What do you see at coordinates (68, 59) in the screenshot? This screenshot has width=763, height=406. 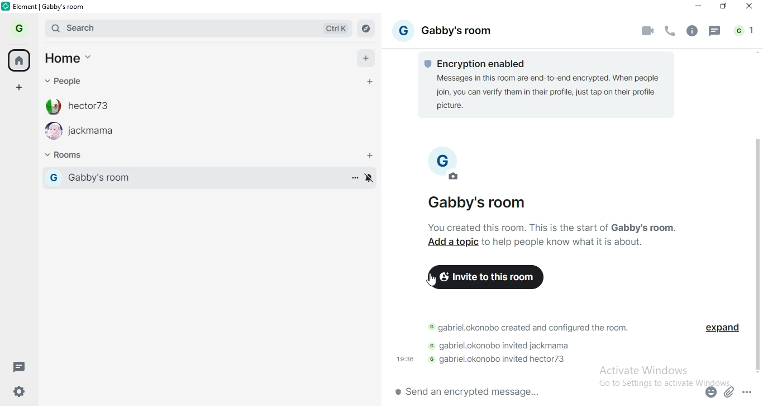 I see `home` at bounding box center [68, 59].